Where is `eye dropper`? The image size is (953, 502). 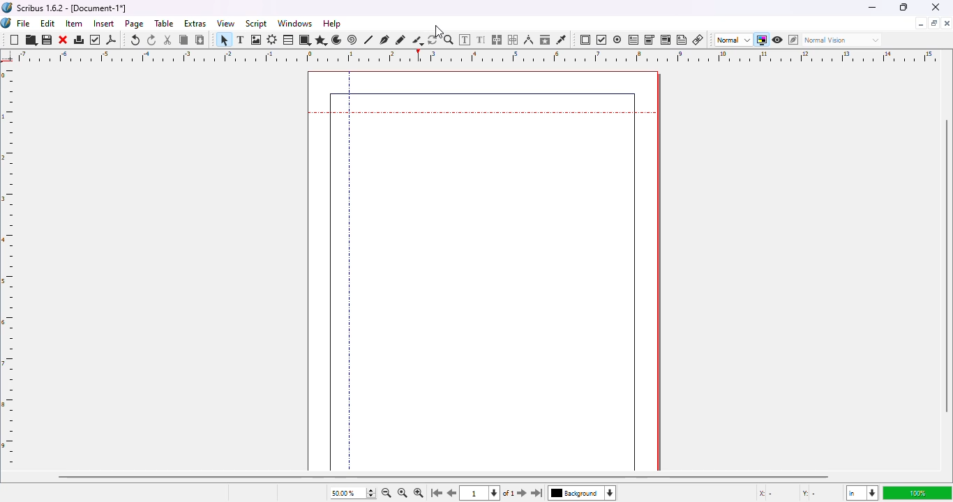
eye dropper is located at coordinates (561, 40).